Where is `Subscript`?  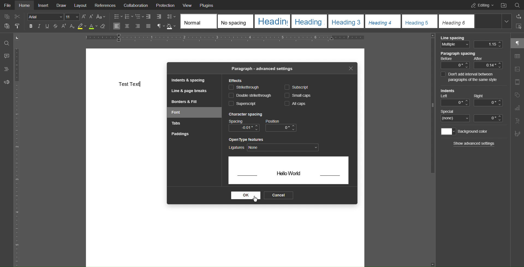
Subscript is located at coordinates (297, 87).